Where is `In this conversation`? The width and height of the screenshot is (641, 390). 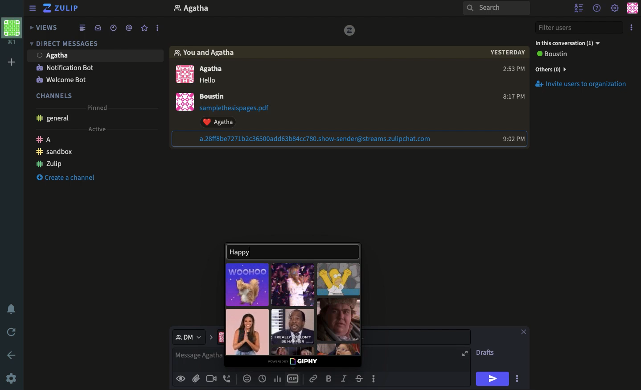 In this conversation is located at coordinates (570, 44).